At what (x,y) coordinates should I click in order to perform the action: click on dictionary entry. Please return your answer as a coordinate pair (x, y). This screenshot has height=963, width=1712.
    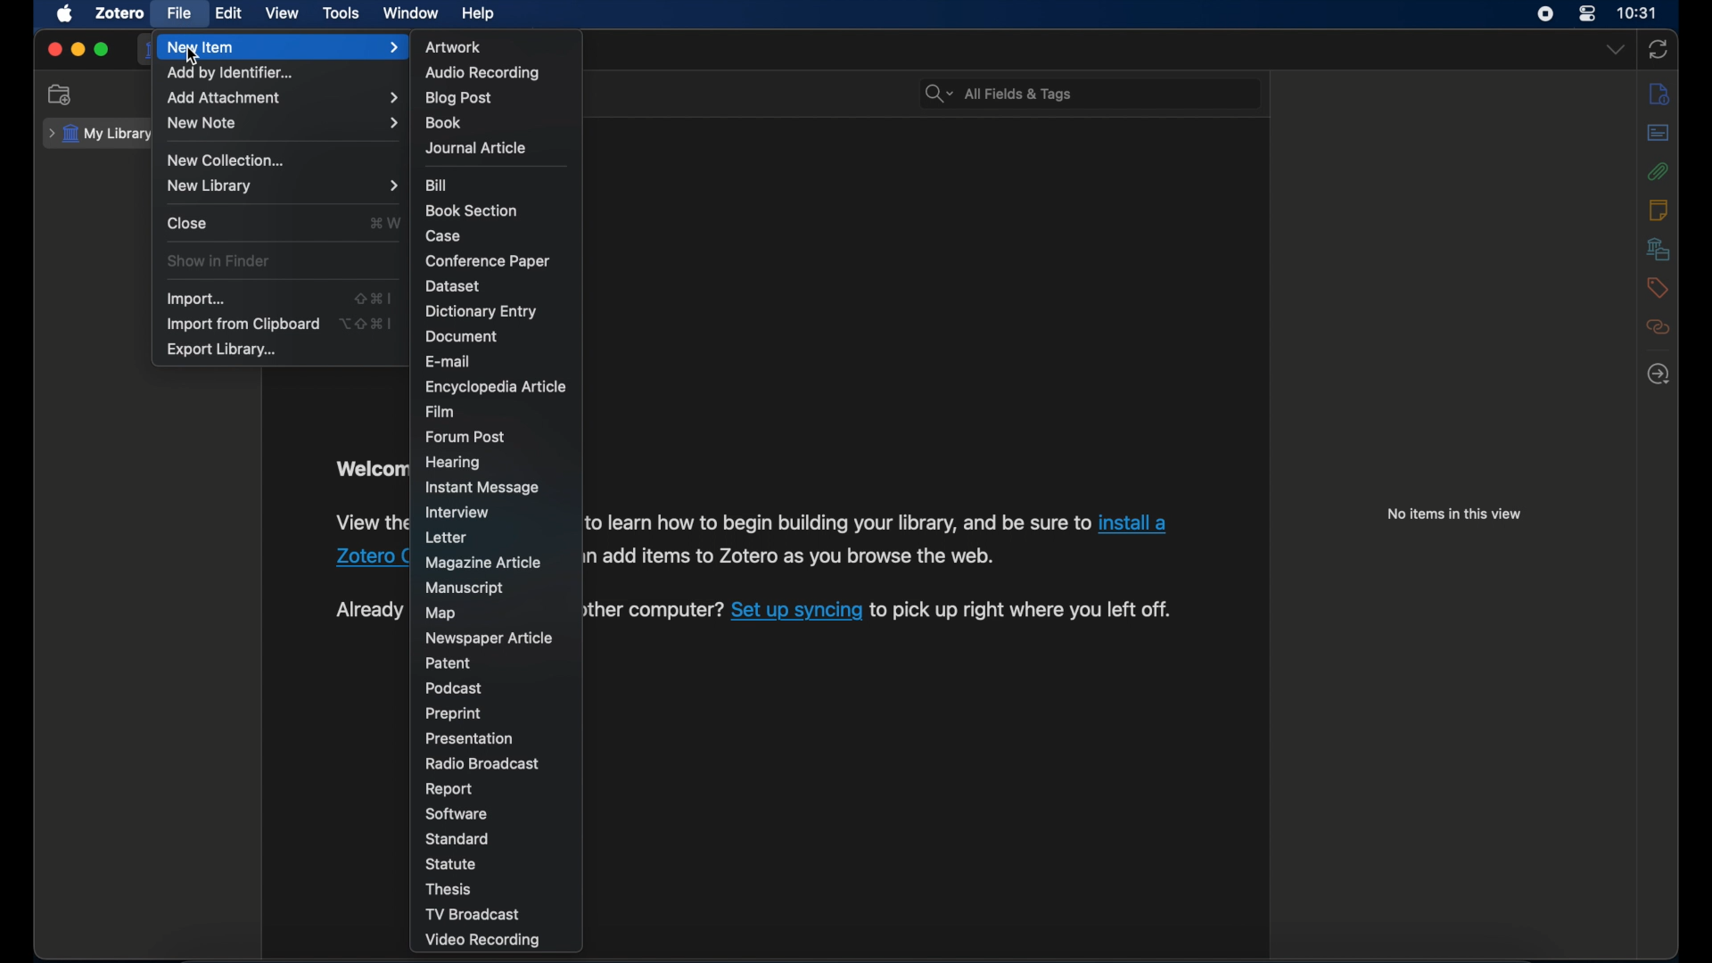
    Looking at the image, I should click on (481, 312).